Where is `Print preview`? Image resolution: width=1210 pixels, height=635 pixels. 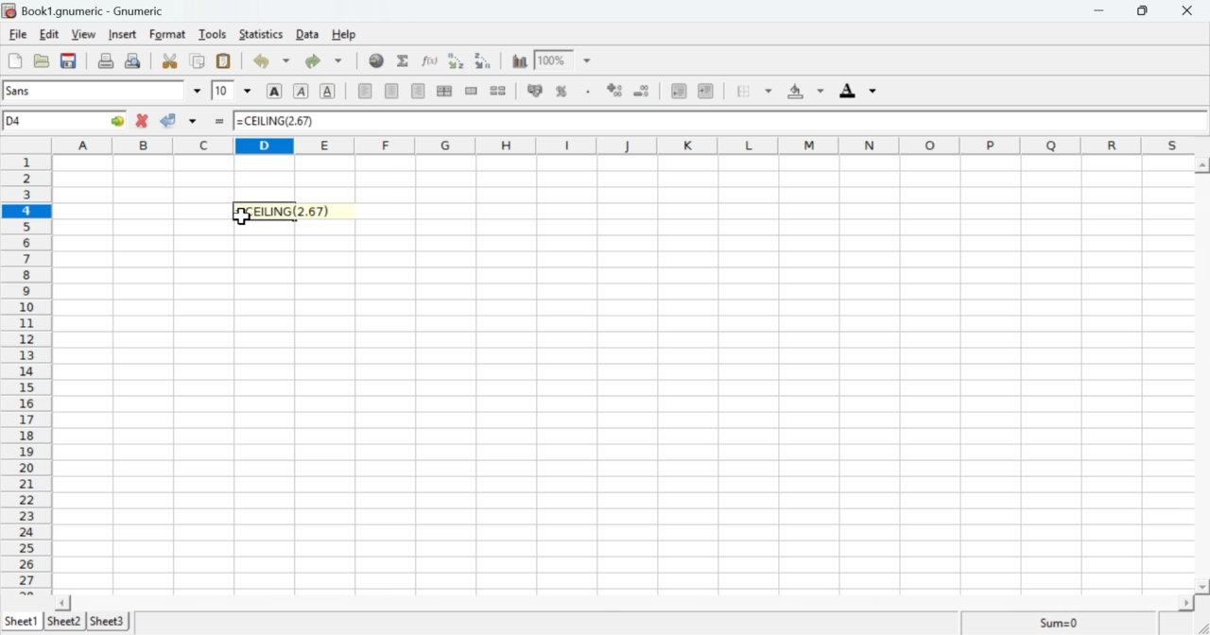
Print preview is located at coordinates (135, 60).